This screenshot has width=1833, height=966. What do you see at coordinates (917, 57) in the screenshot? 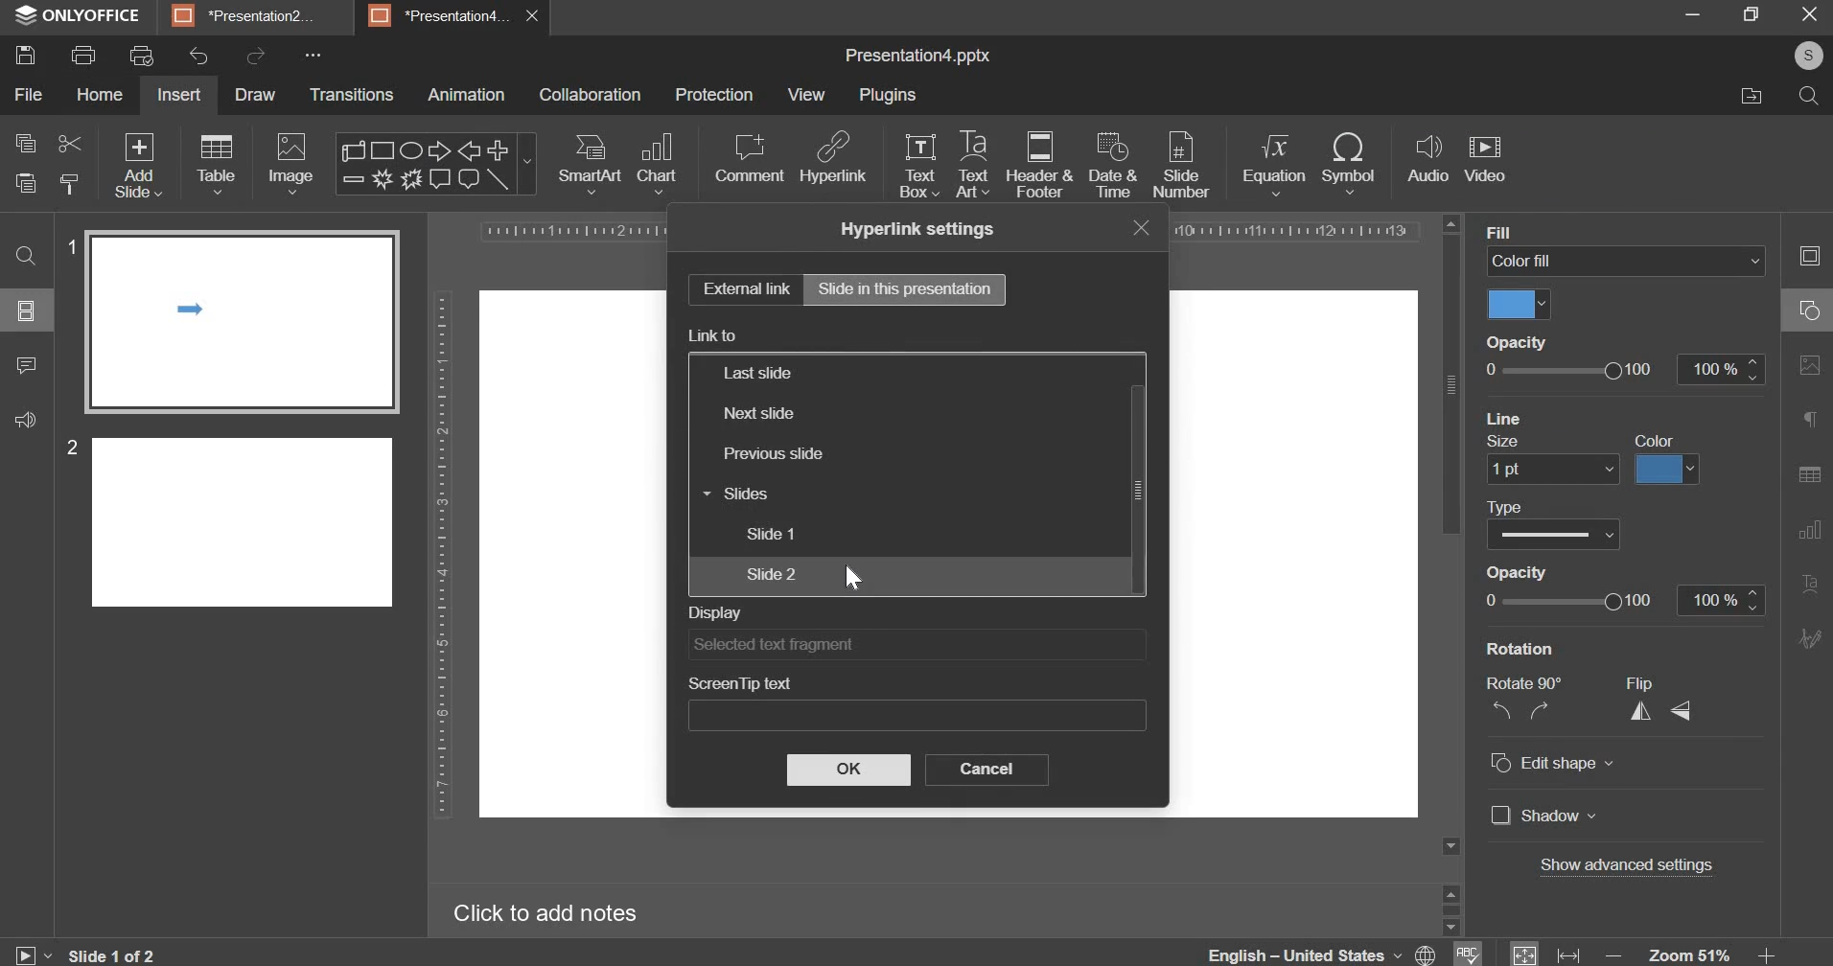
I see `presentation name` at bounding box center [917, 57].